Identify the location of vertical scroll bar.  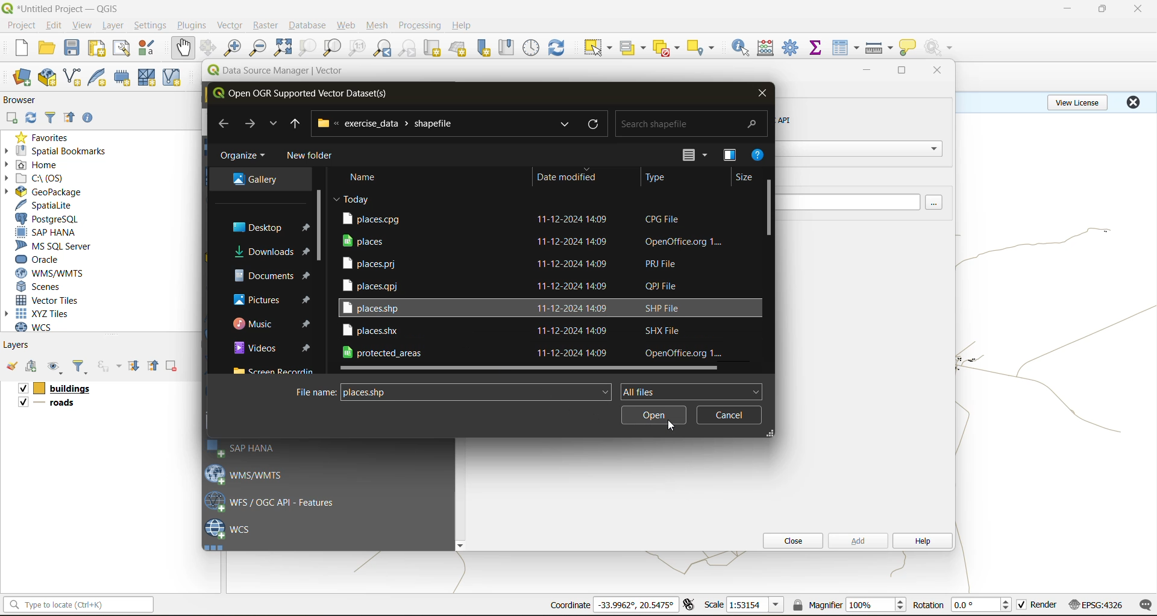
(318, 221).